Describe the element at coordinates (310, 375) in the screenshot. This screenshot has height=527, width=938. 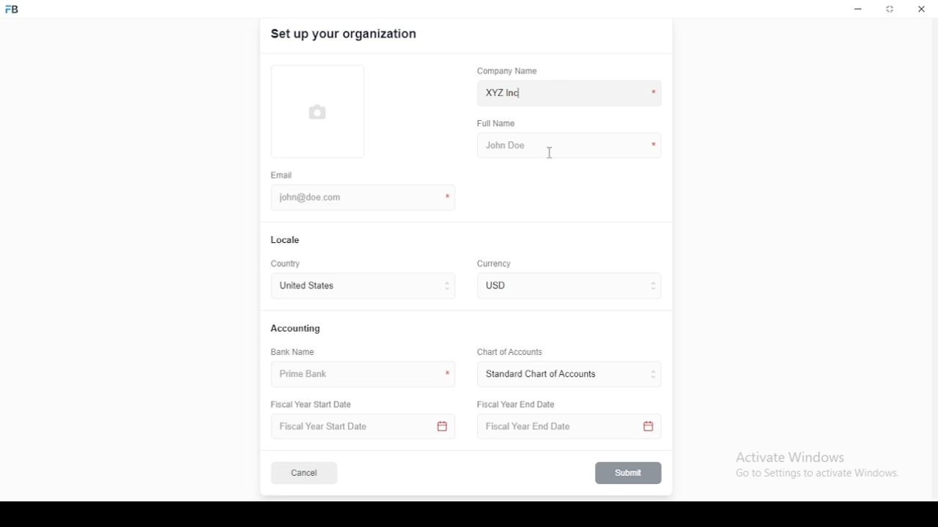
I see `prime bank` at that location.